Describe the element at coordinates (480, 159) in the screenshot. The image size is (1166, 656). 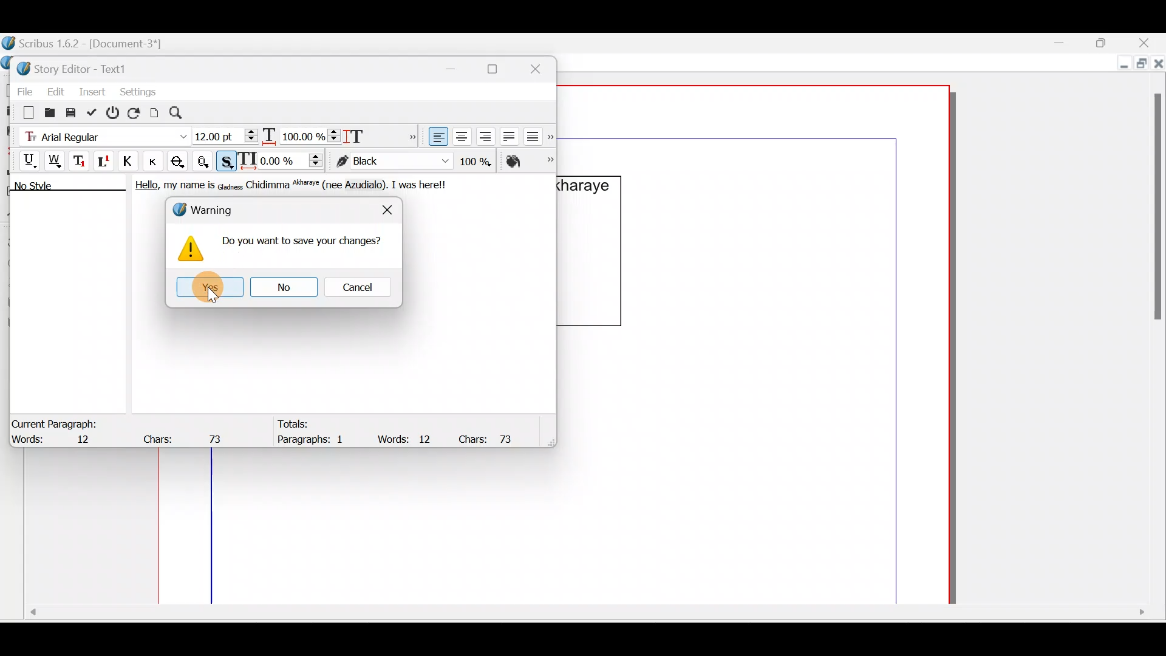
I see `Saturation of color of text stroke` at that location.